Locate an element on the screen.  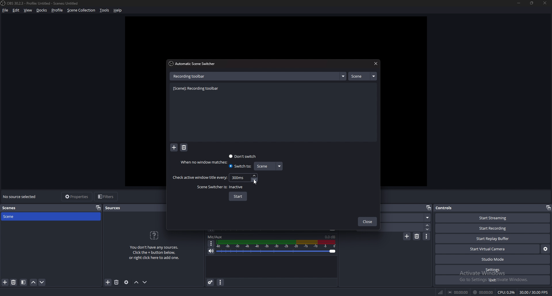
pop out is located at coordinates (548, 208).